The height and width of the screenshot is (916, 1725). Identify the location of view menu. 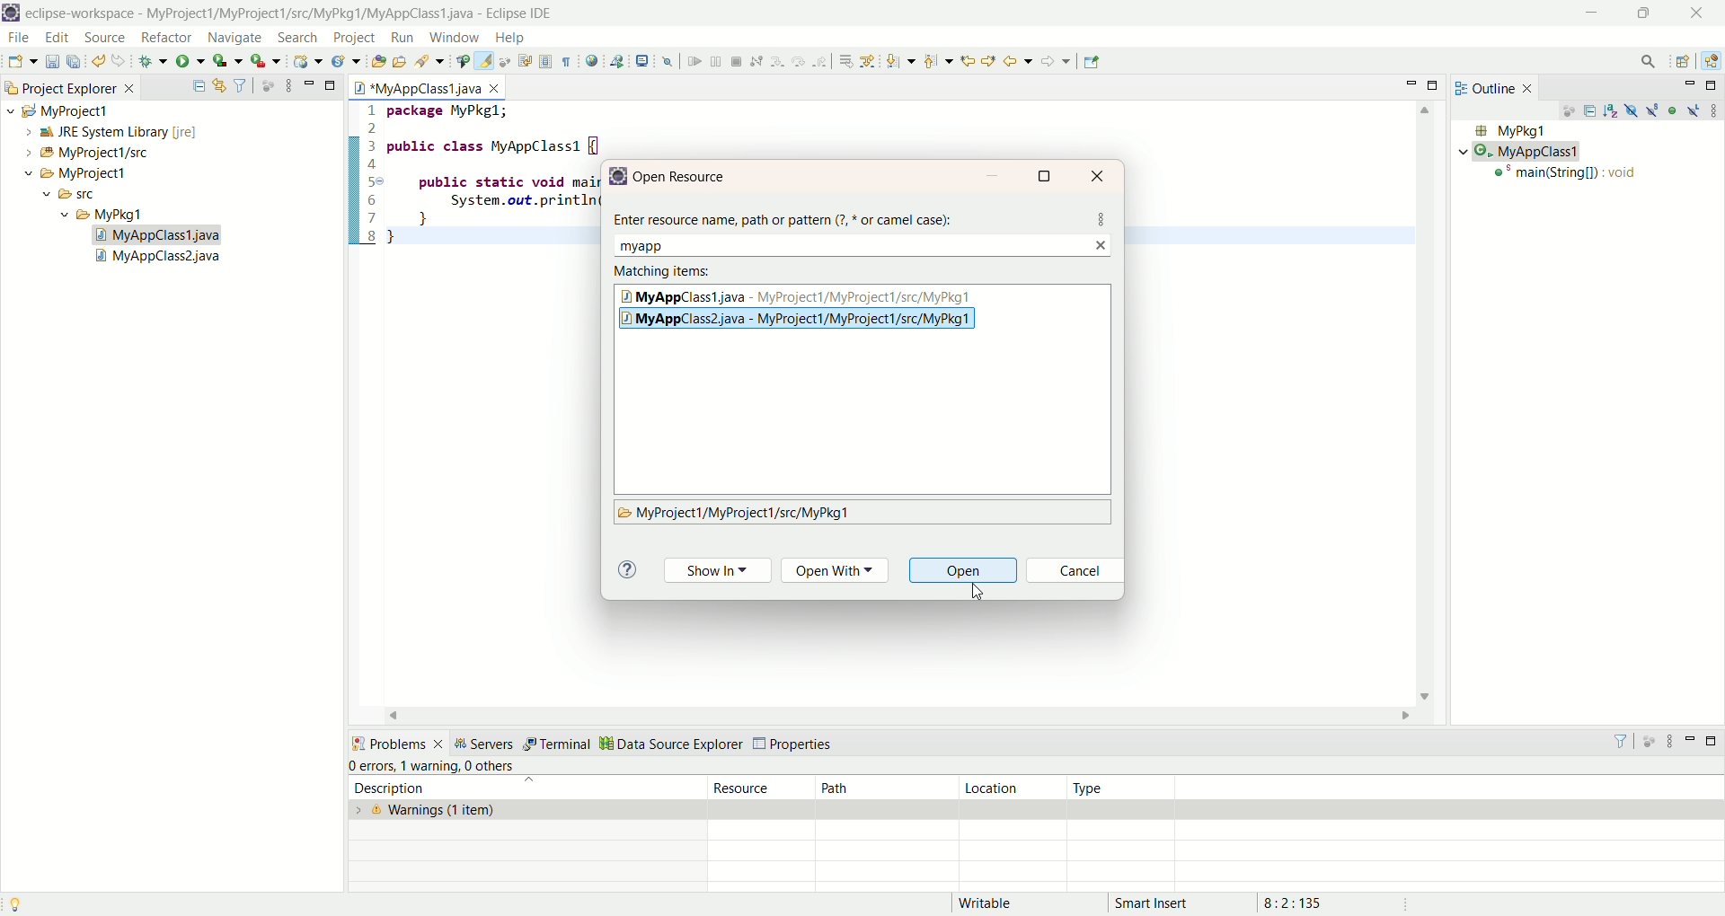
(1669, 742).